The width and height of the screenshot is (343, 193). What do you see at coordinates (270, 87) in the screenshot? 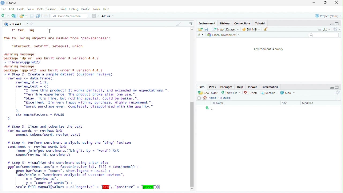
I see `Presentation` at bounding box center [270, 87].